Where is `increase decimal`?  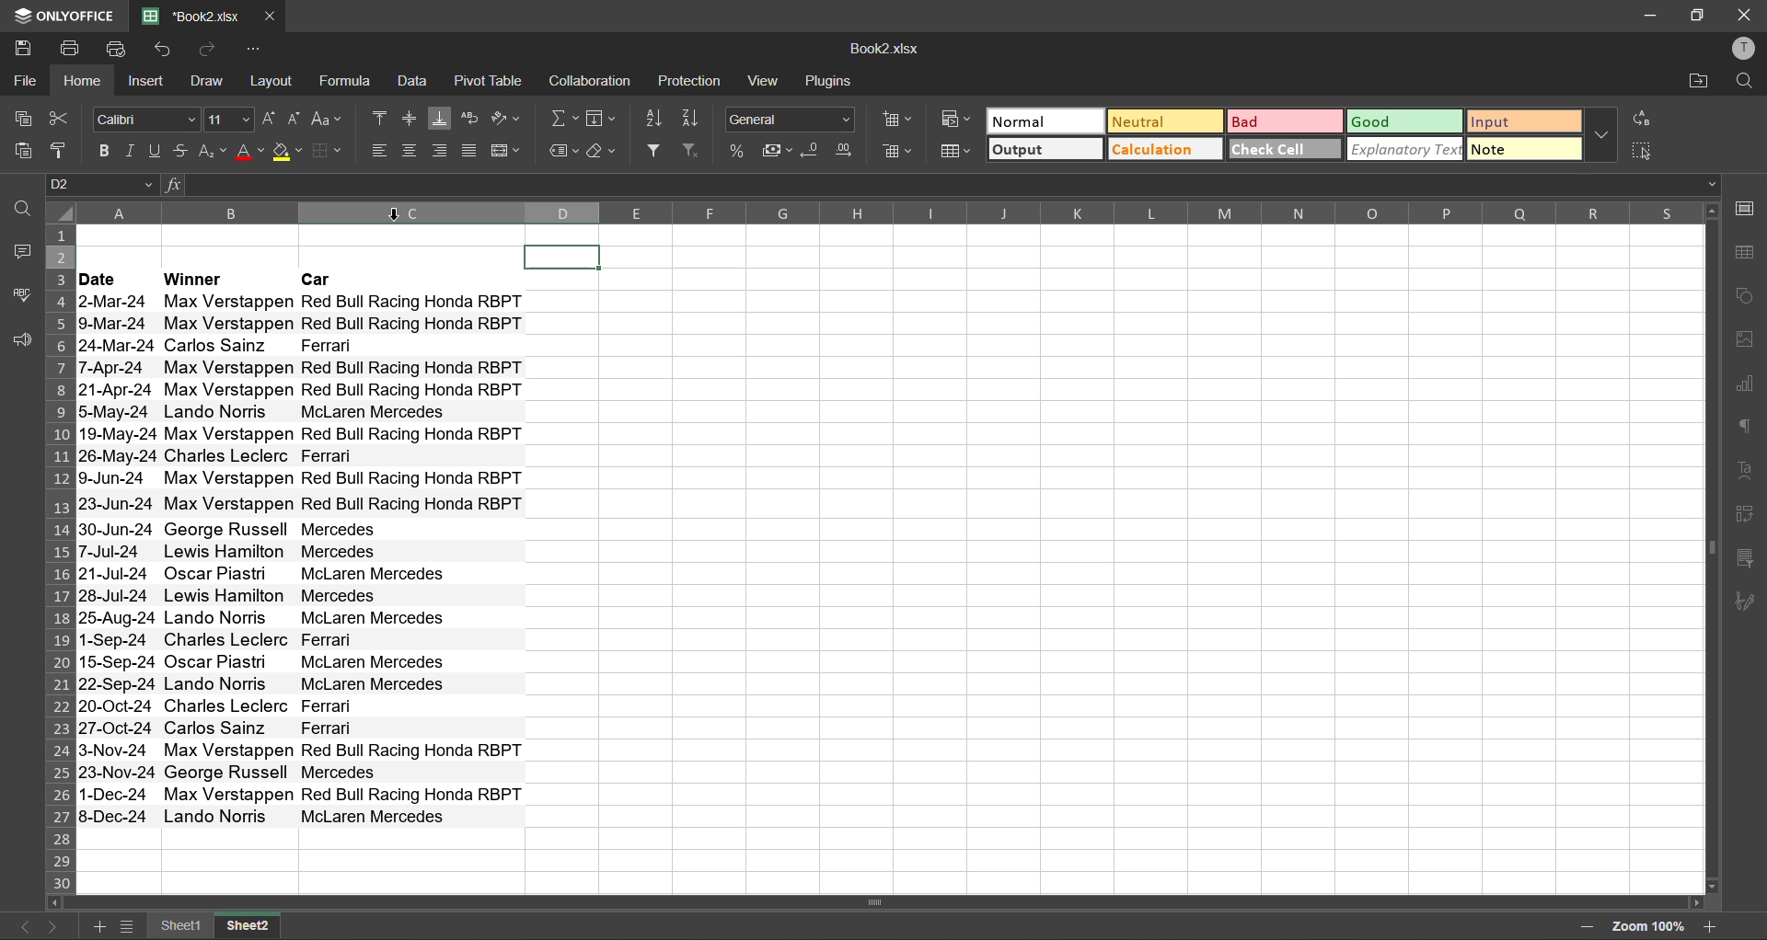 increase decimal is located at coordinates (849, 151).